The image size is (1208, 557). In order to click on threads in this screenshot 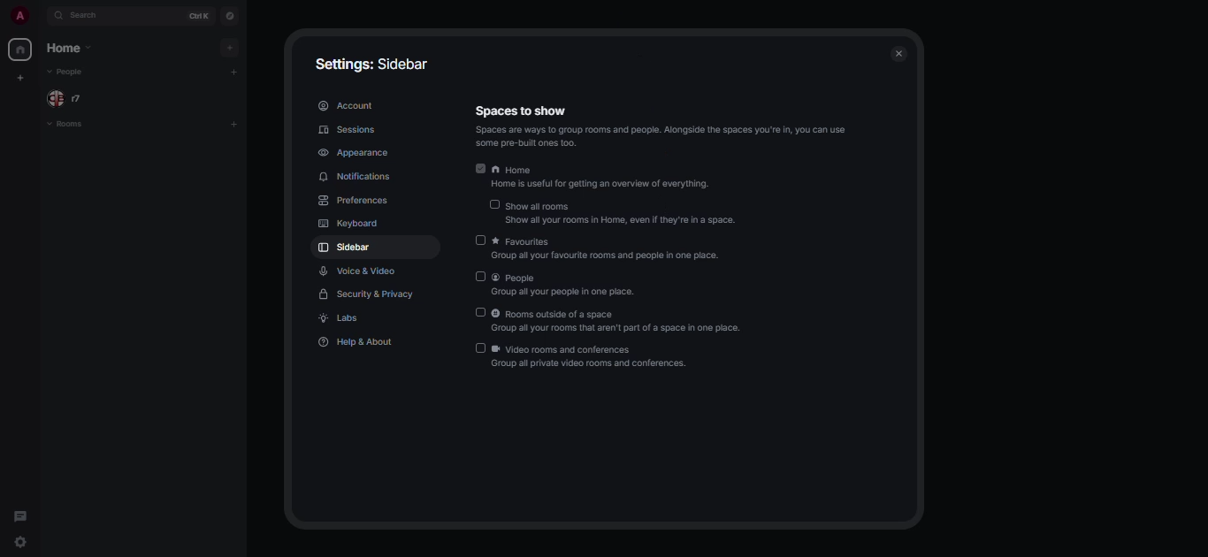, I will do `click(20, 518)`.